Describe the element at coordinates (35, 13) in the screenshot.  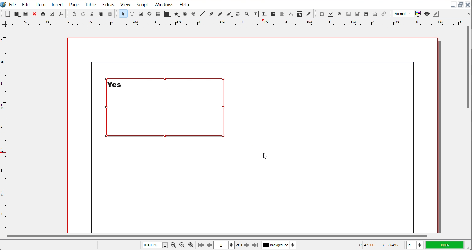
I see `Close` at that location.